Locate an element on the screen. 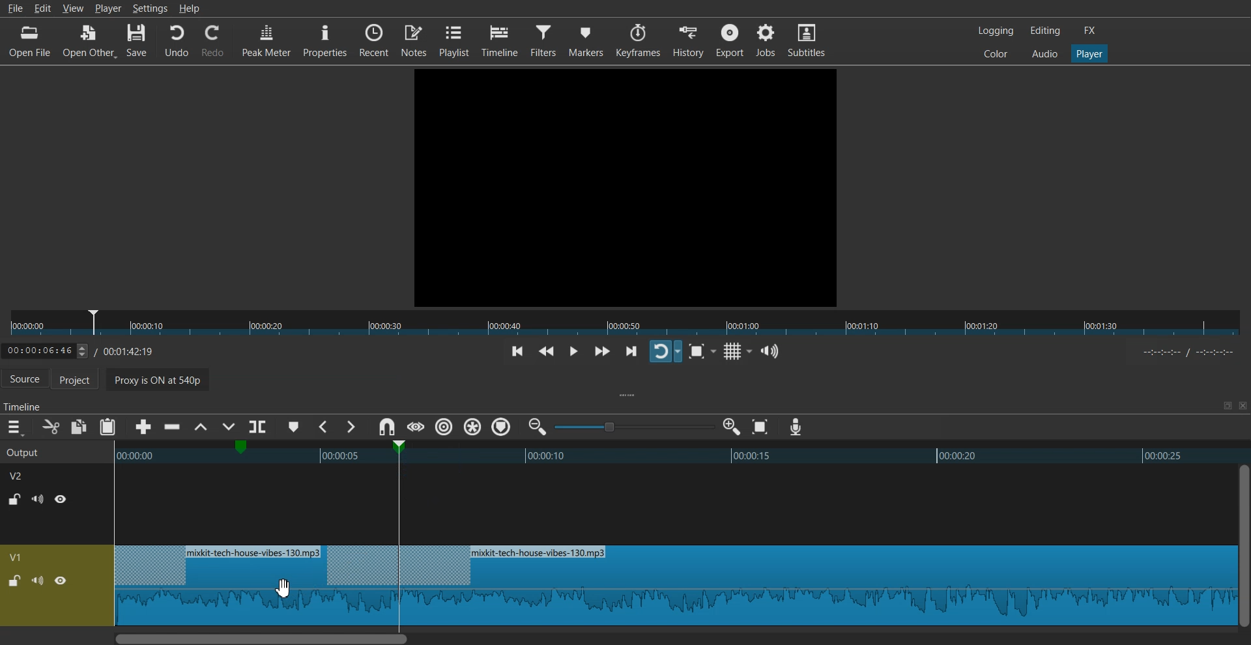  View is located at coordinates (73, 10).